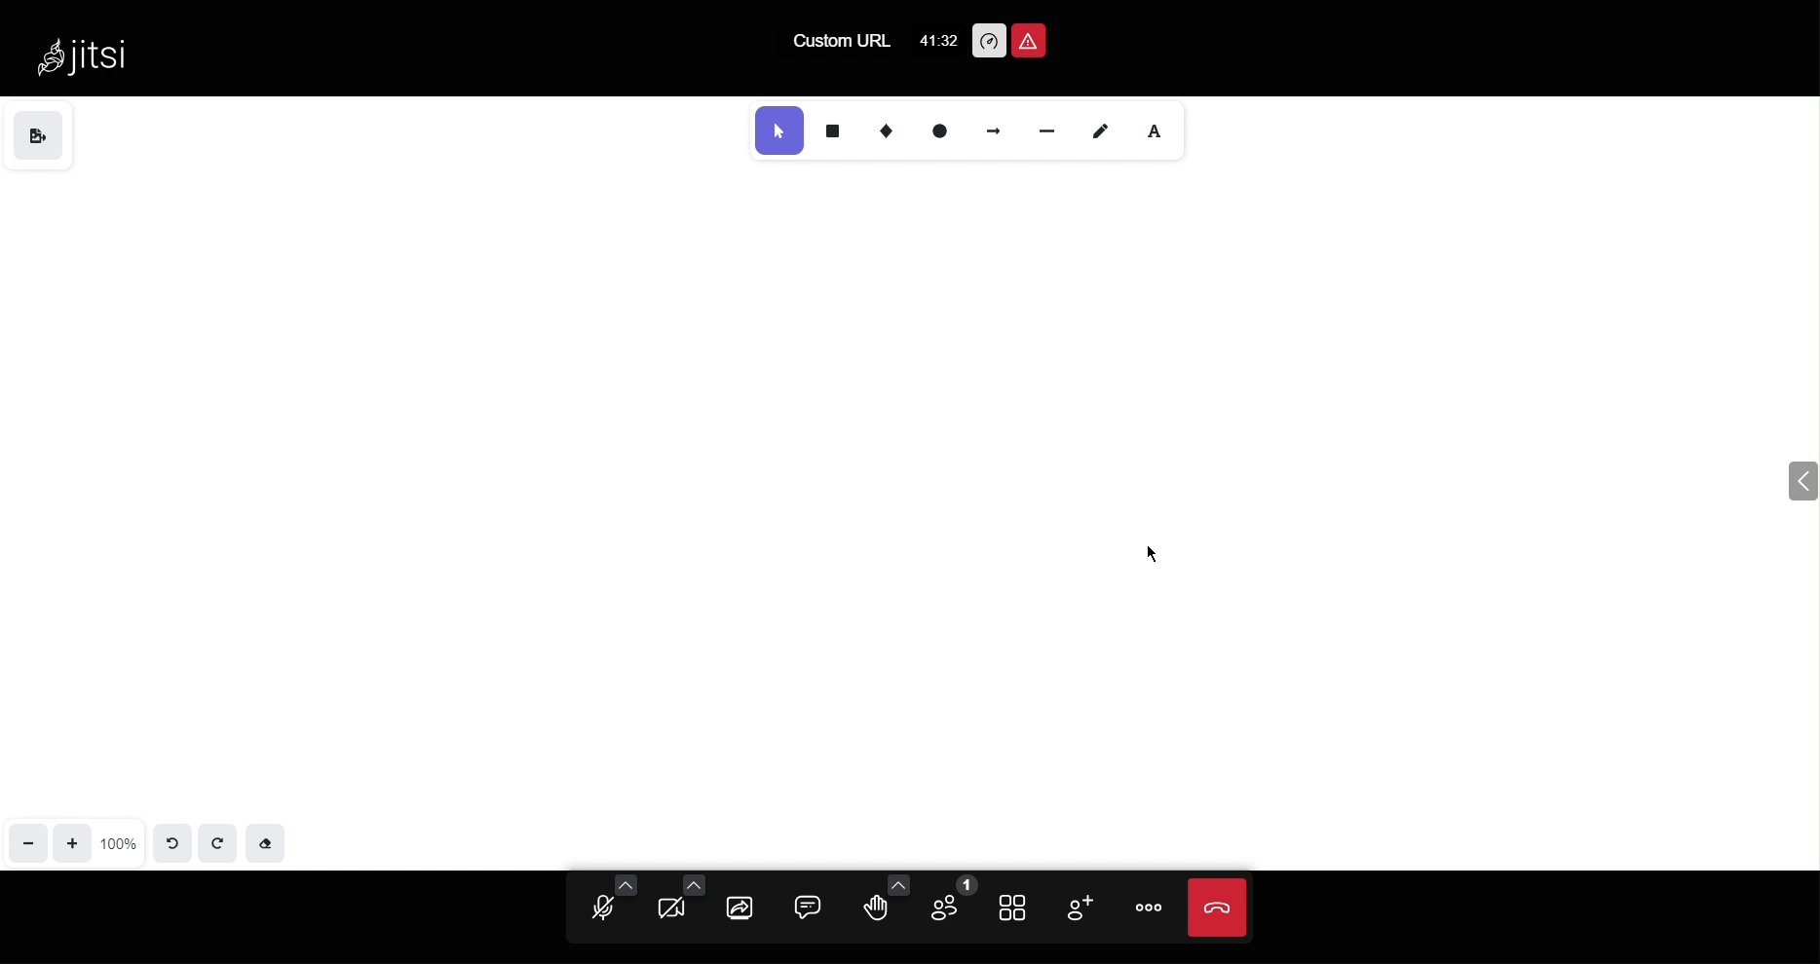 The image size is (1820, 964). I want to click on Diamond, so click(886, 130).